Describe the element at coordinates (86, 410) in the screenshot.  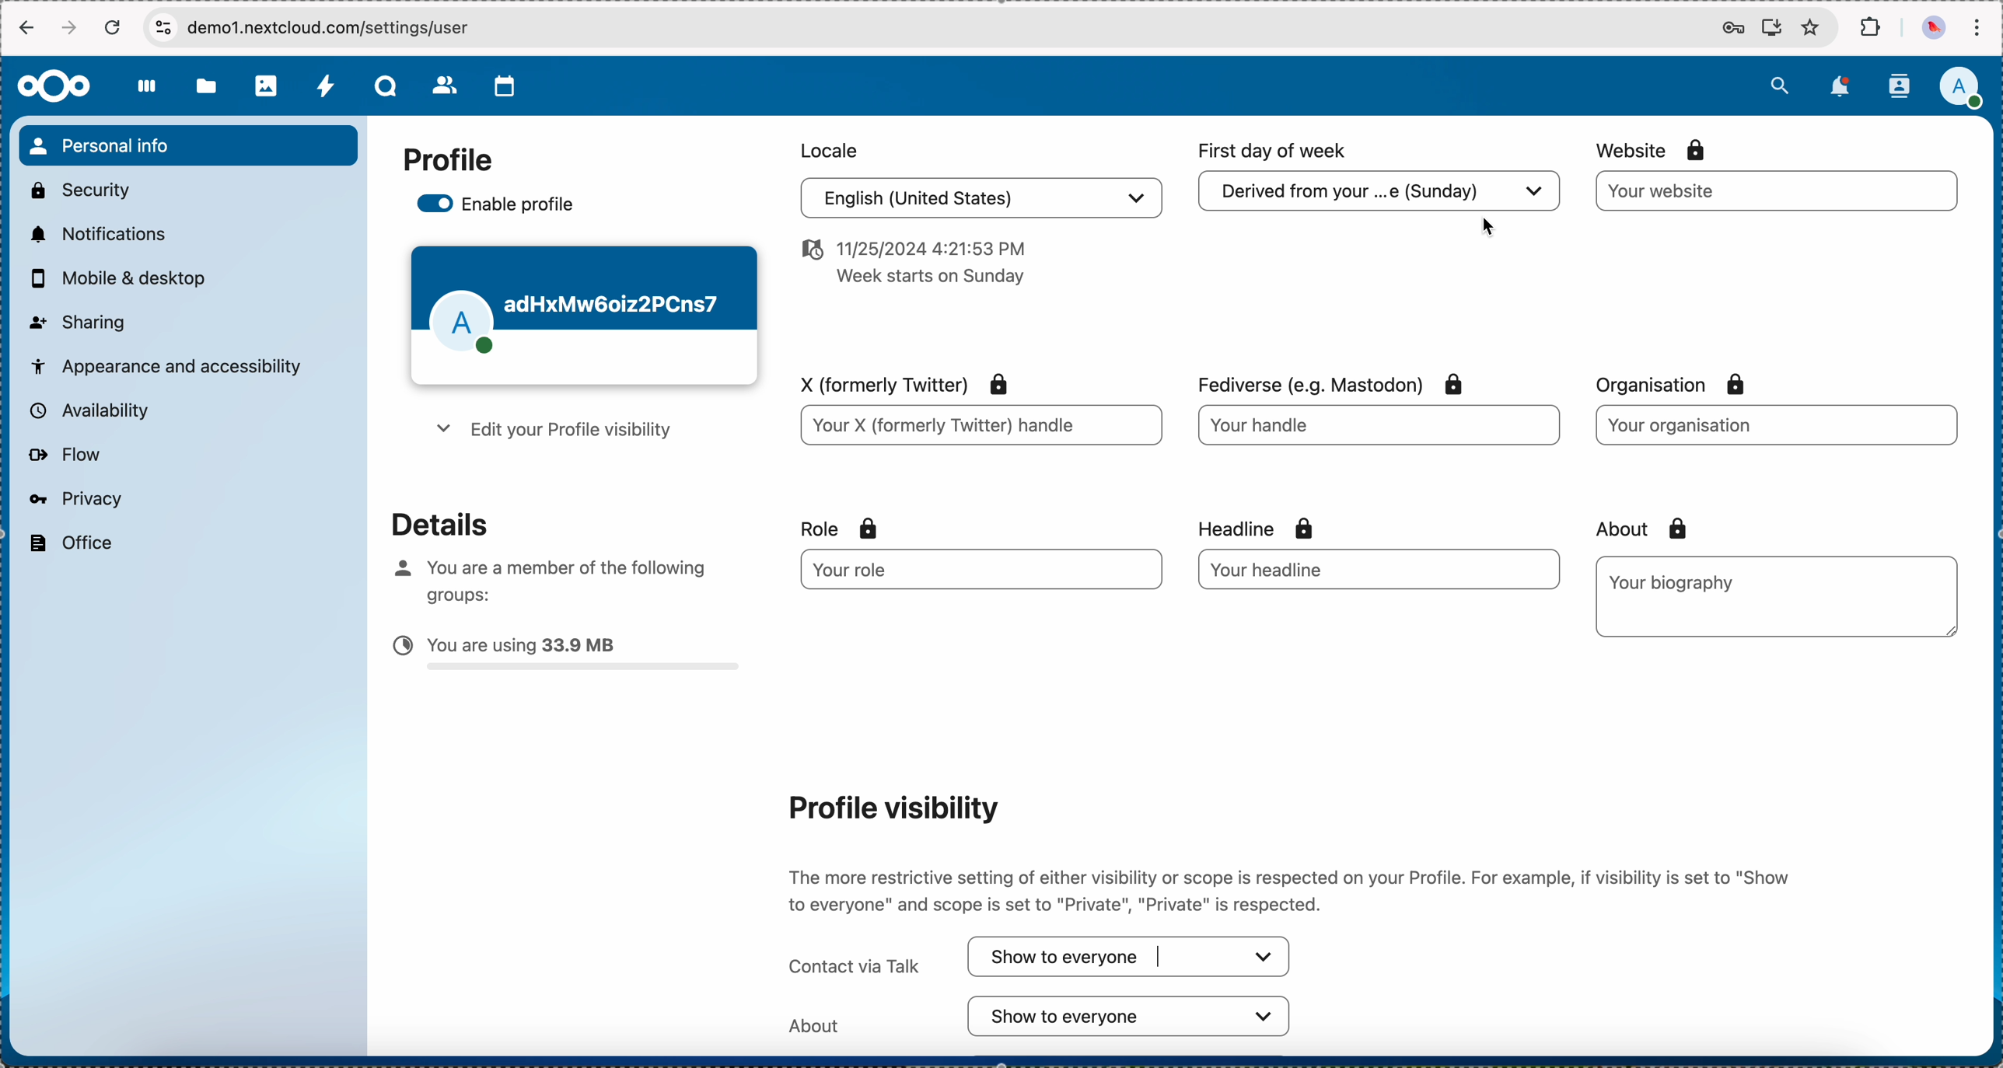
I see `availability` at that location.